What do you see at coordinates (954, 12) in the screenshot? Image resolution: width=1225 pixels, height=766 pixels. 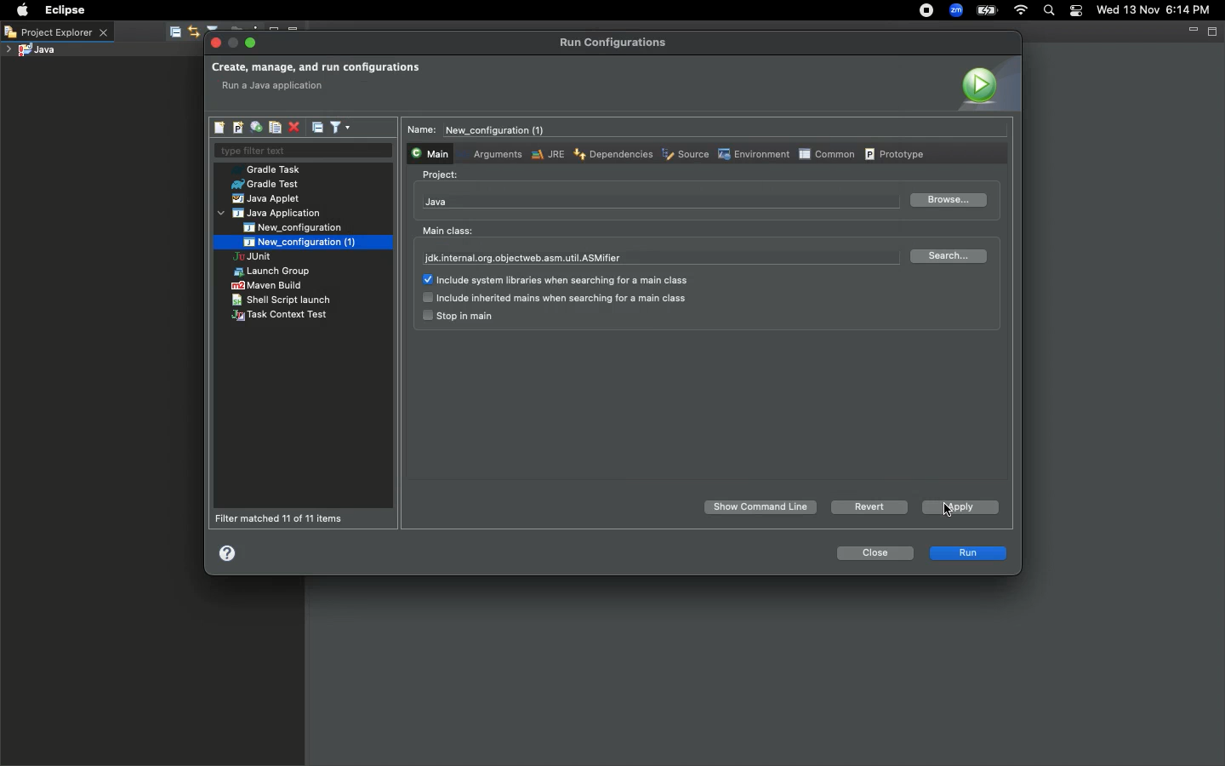 I see `Zoom` at bounding box center [954, 12].